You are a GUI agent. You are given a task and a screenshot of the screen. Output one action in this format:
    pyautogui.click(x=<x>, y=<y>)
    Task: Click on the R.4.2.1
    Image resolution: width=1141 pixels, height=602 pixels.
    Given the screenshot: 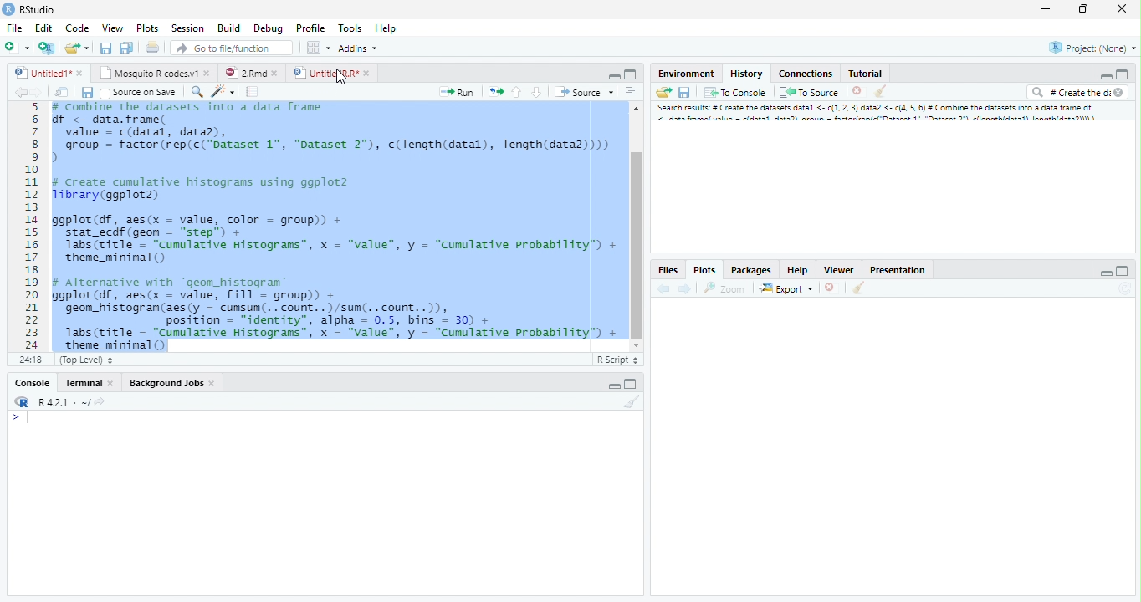 What is the action you would take?
    pyautogui.click(x=54, y=402)
    